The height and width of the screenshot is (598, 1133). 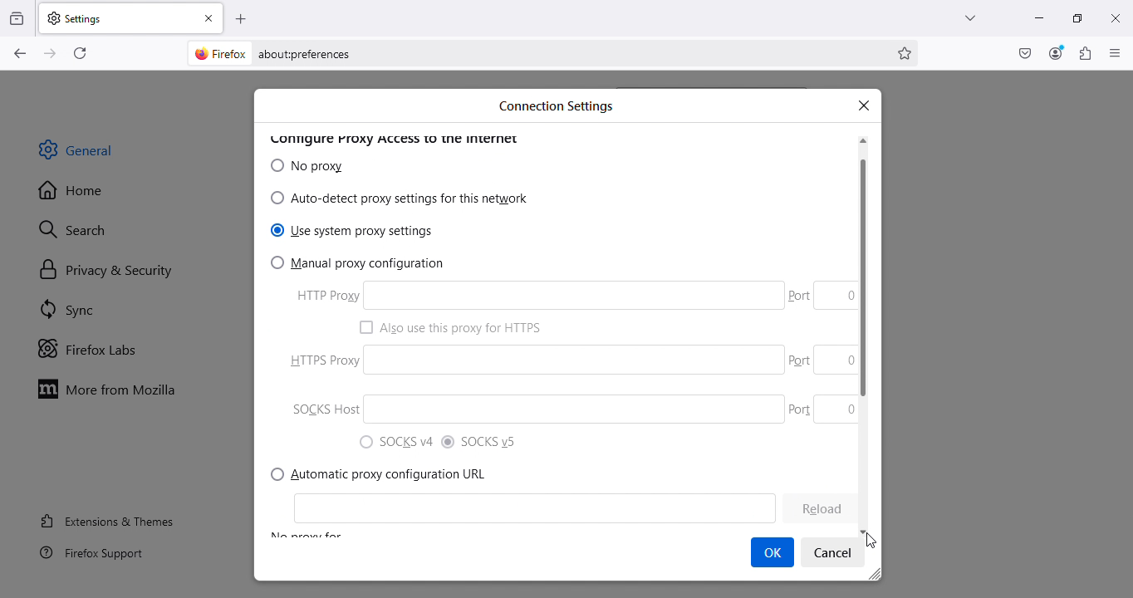 What do you see at coordinates (105, 270) in the screenshot?
I see `Privacy and security` at bounding box center [105, 270].